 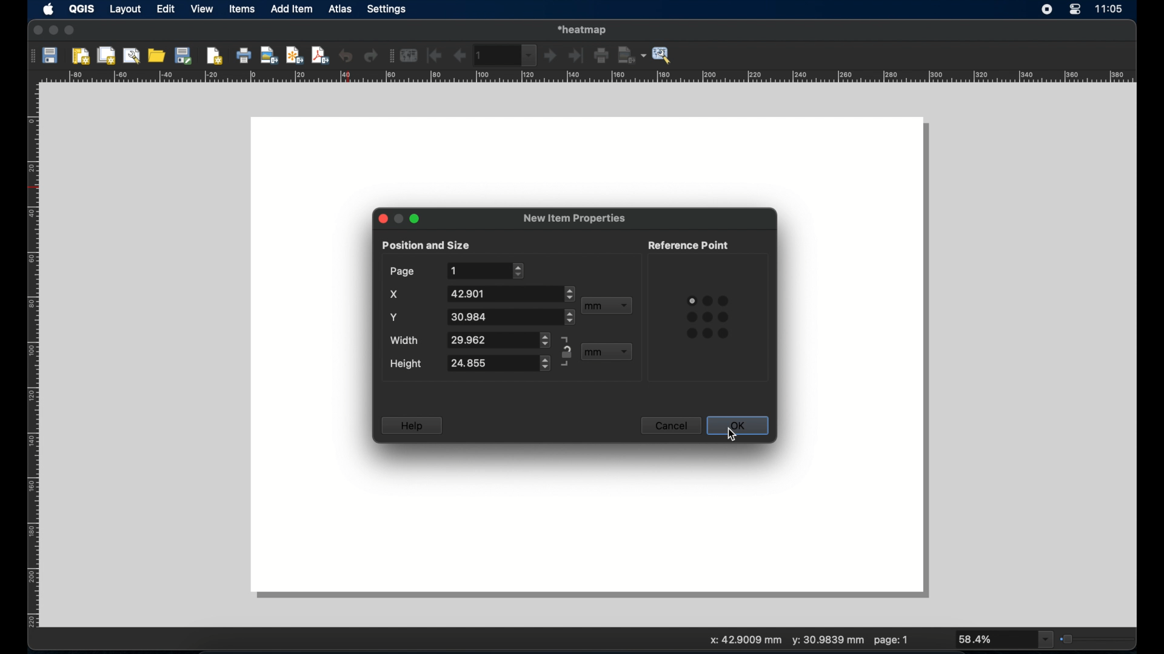 I want to click on add pages, so click(x=215, y=56).